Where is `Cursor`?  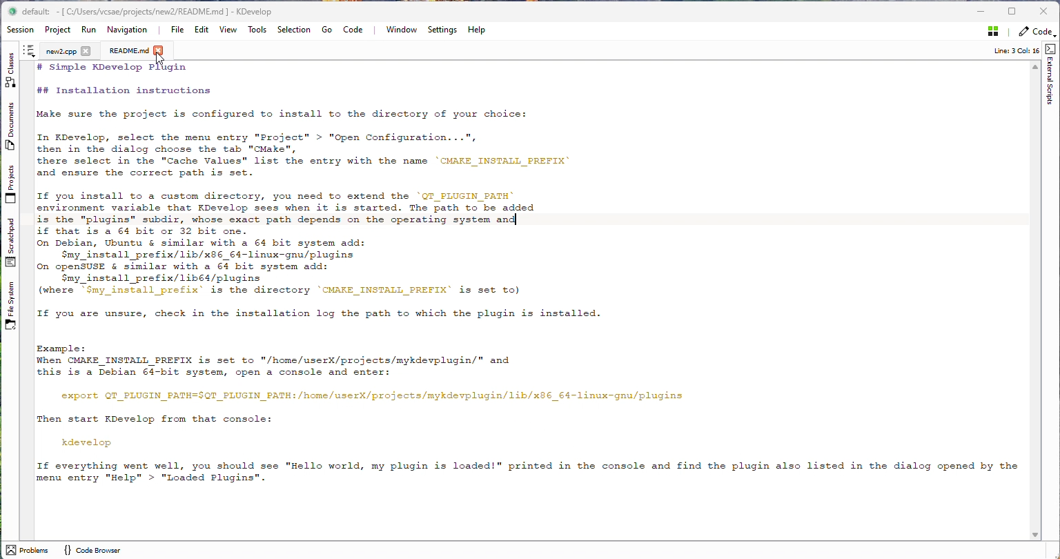 Cursor is located at coordinates (159, 59).